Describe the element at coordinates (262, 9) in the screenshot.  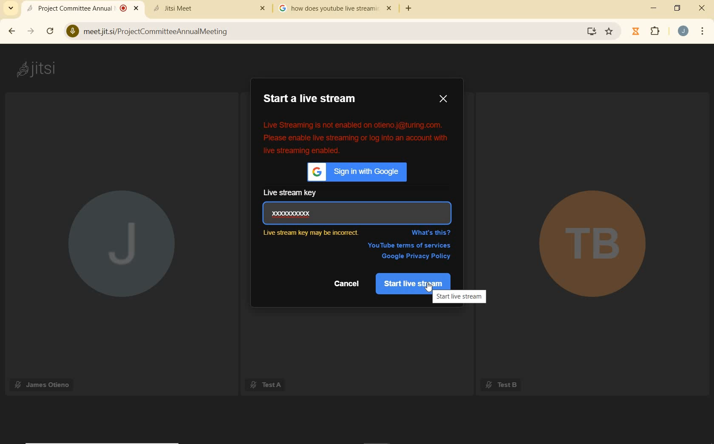
I see `` at that location.